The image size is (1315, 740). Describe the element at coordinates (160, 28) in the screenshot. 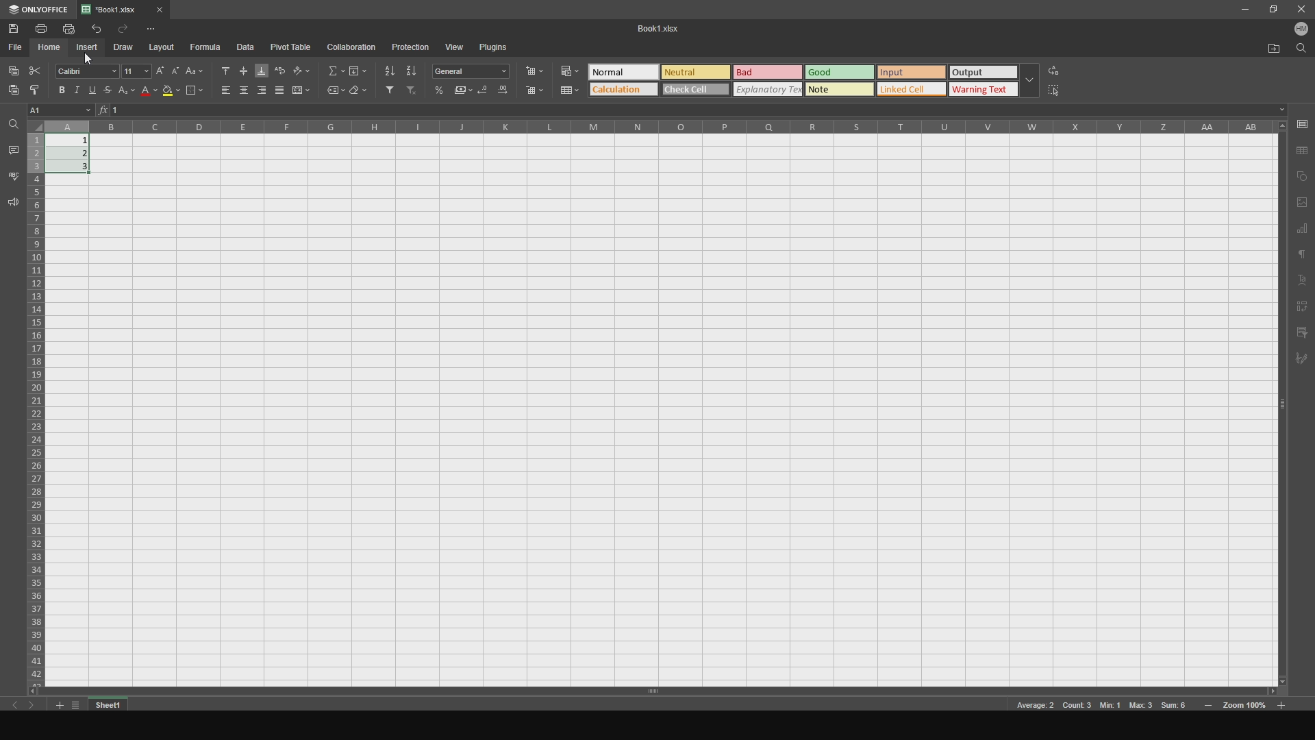

I see `options` at that location.